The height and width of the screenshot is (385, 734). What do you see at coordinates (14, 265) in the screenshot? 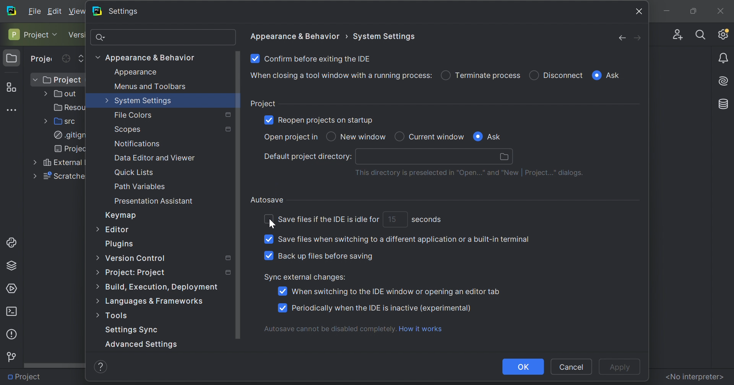
I see `Python packages` at bounding box center [14, 265].